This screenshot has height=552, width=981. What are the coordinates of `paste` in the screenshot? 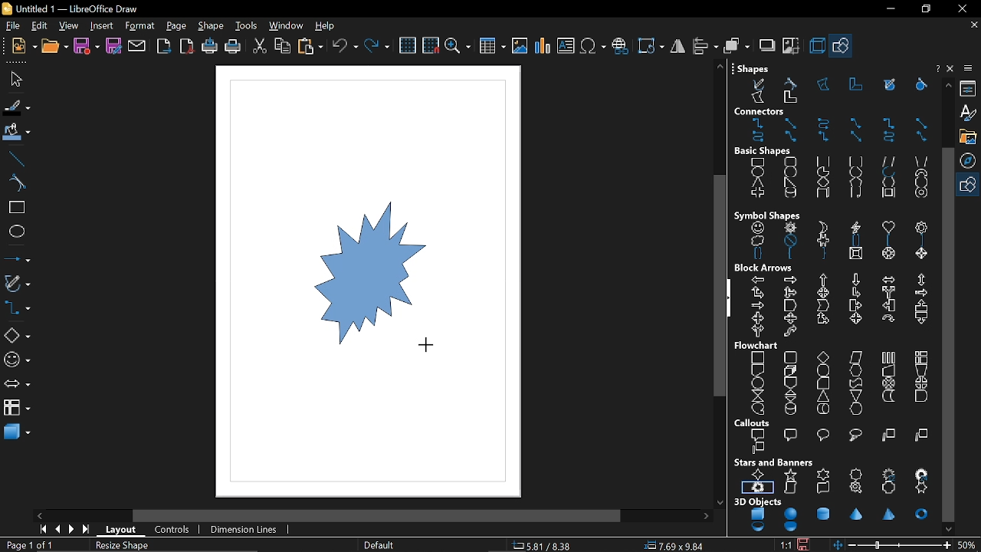 It's located at (310, 46).